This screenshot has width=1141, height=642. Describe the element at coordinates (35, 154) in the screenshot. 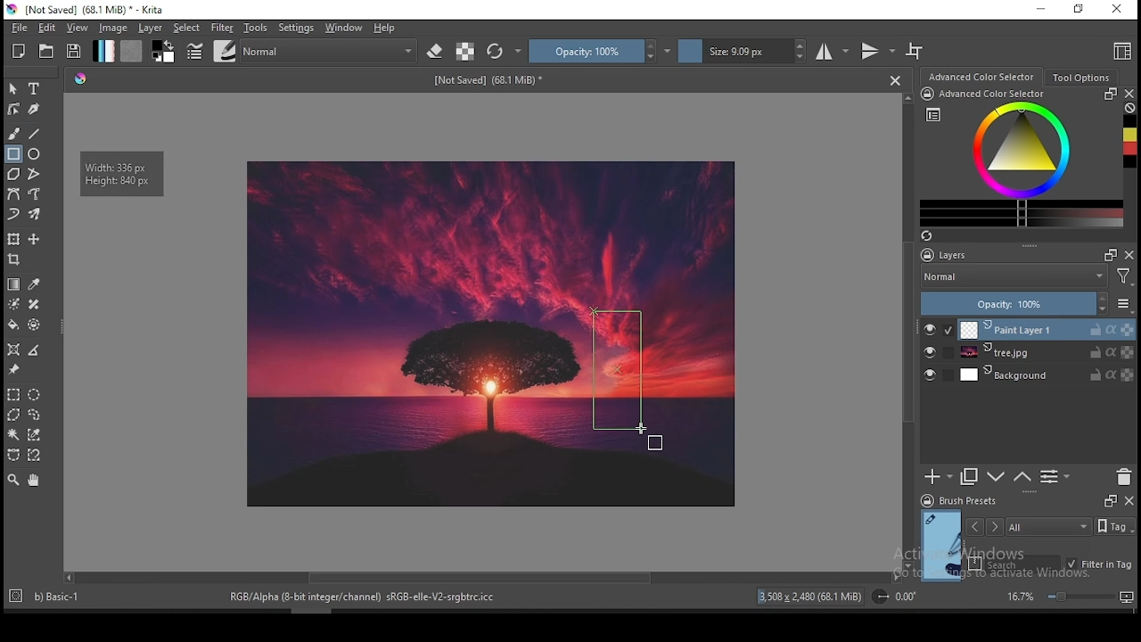

I see `ellipse tool` at that location.